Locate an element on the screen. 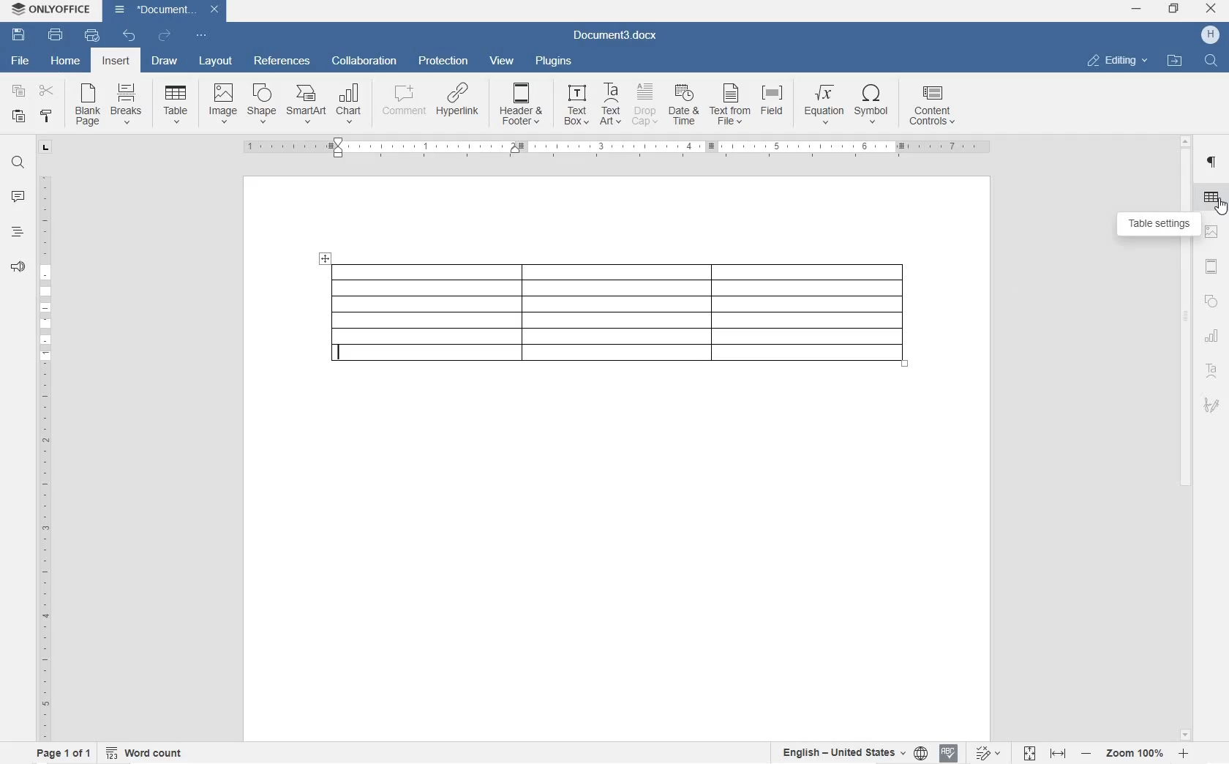 Image resolution: width=1229 pixels, height=764 pixels. SIGNATURE is located at coordinates (1211, 402).